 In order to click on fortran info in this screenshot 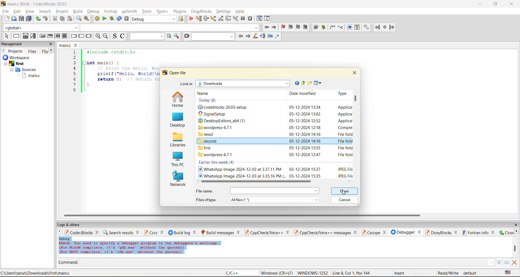, I will do `click(476, 233)`.